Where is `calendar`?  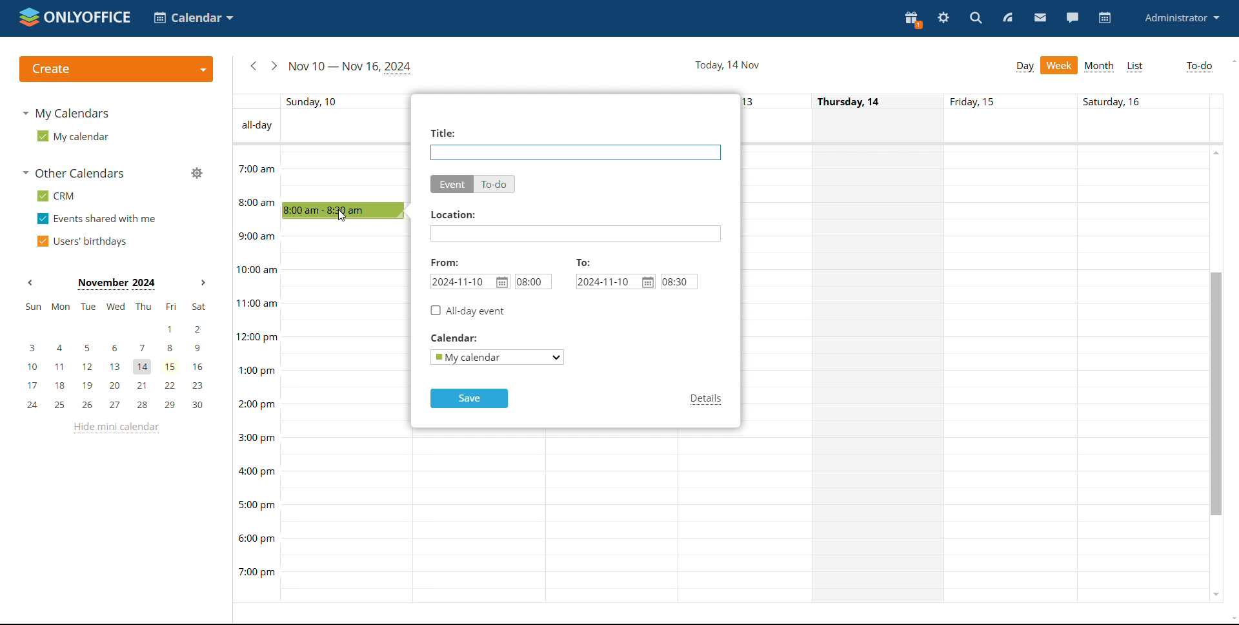 calendar is located at coordinates (1105, 18).